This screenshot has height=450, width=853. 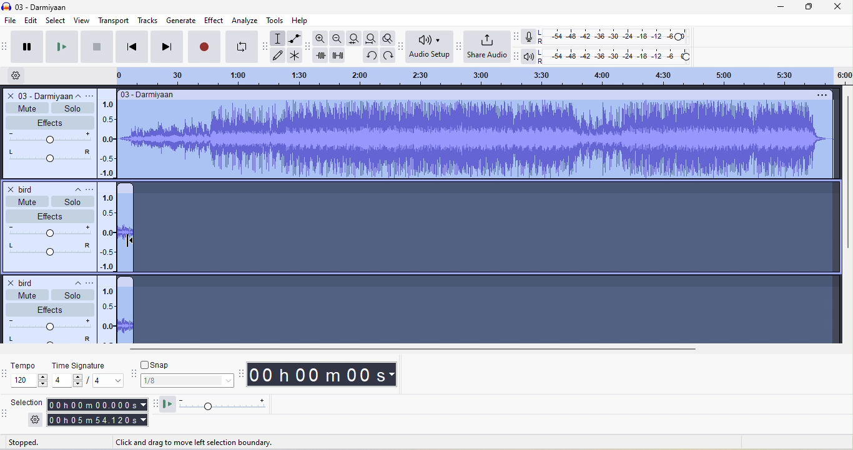 I want to click on effect, so click(x=49, y=123).